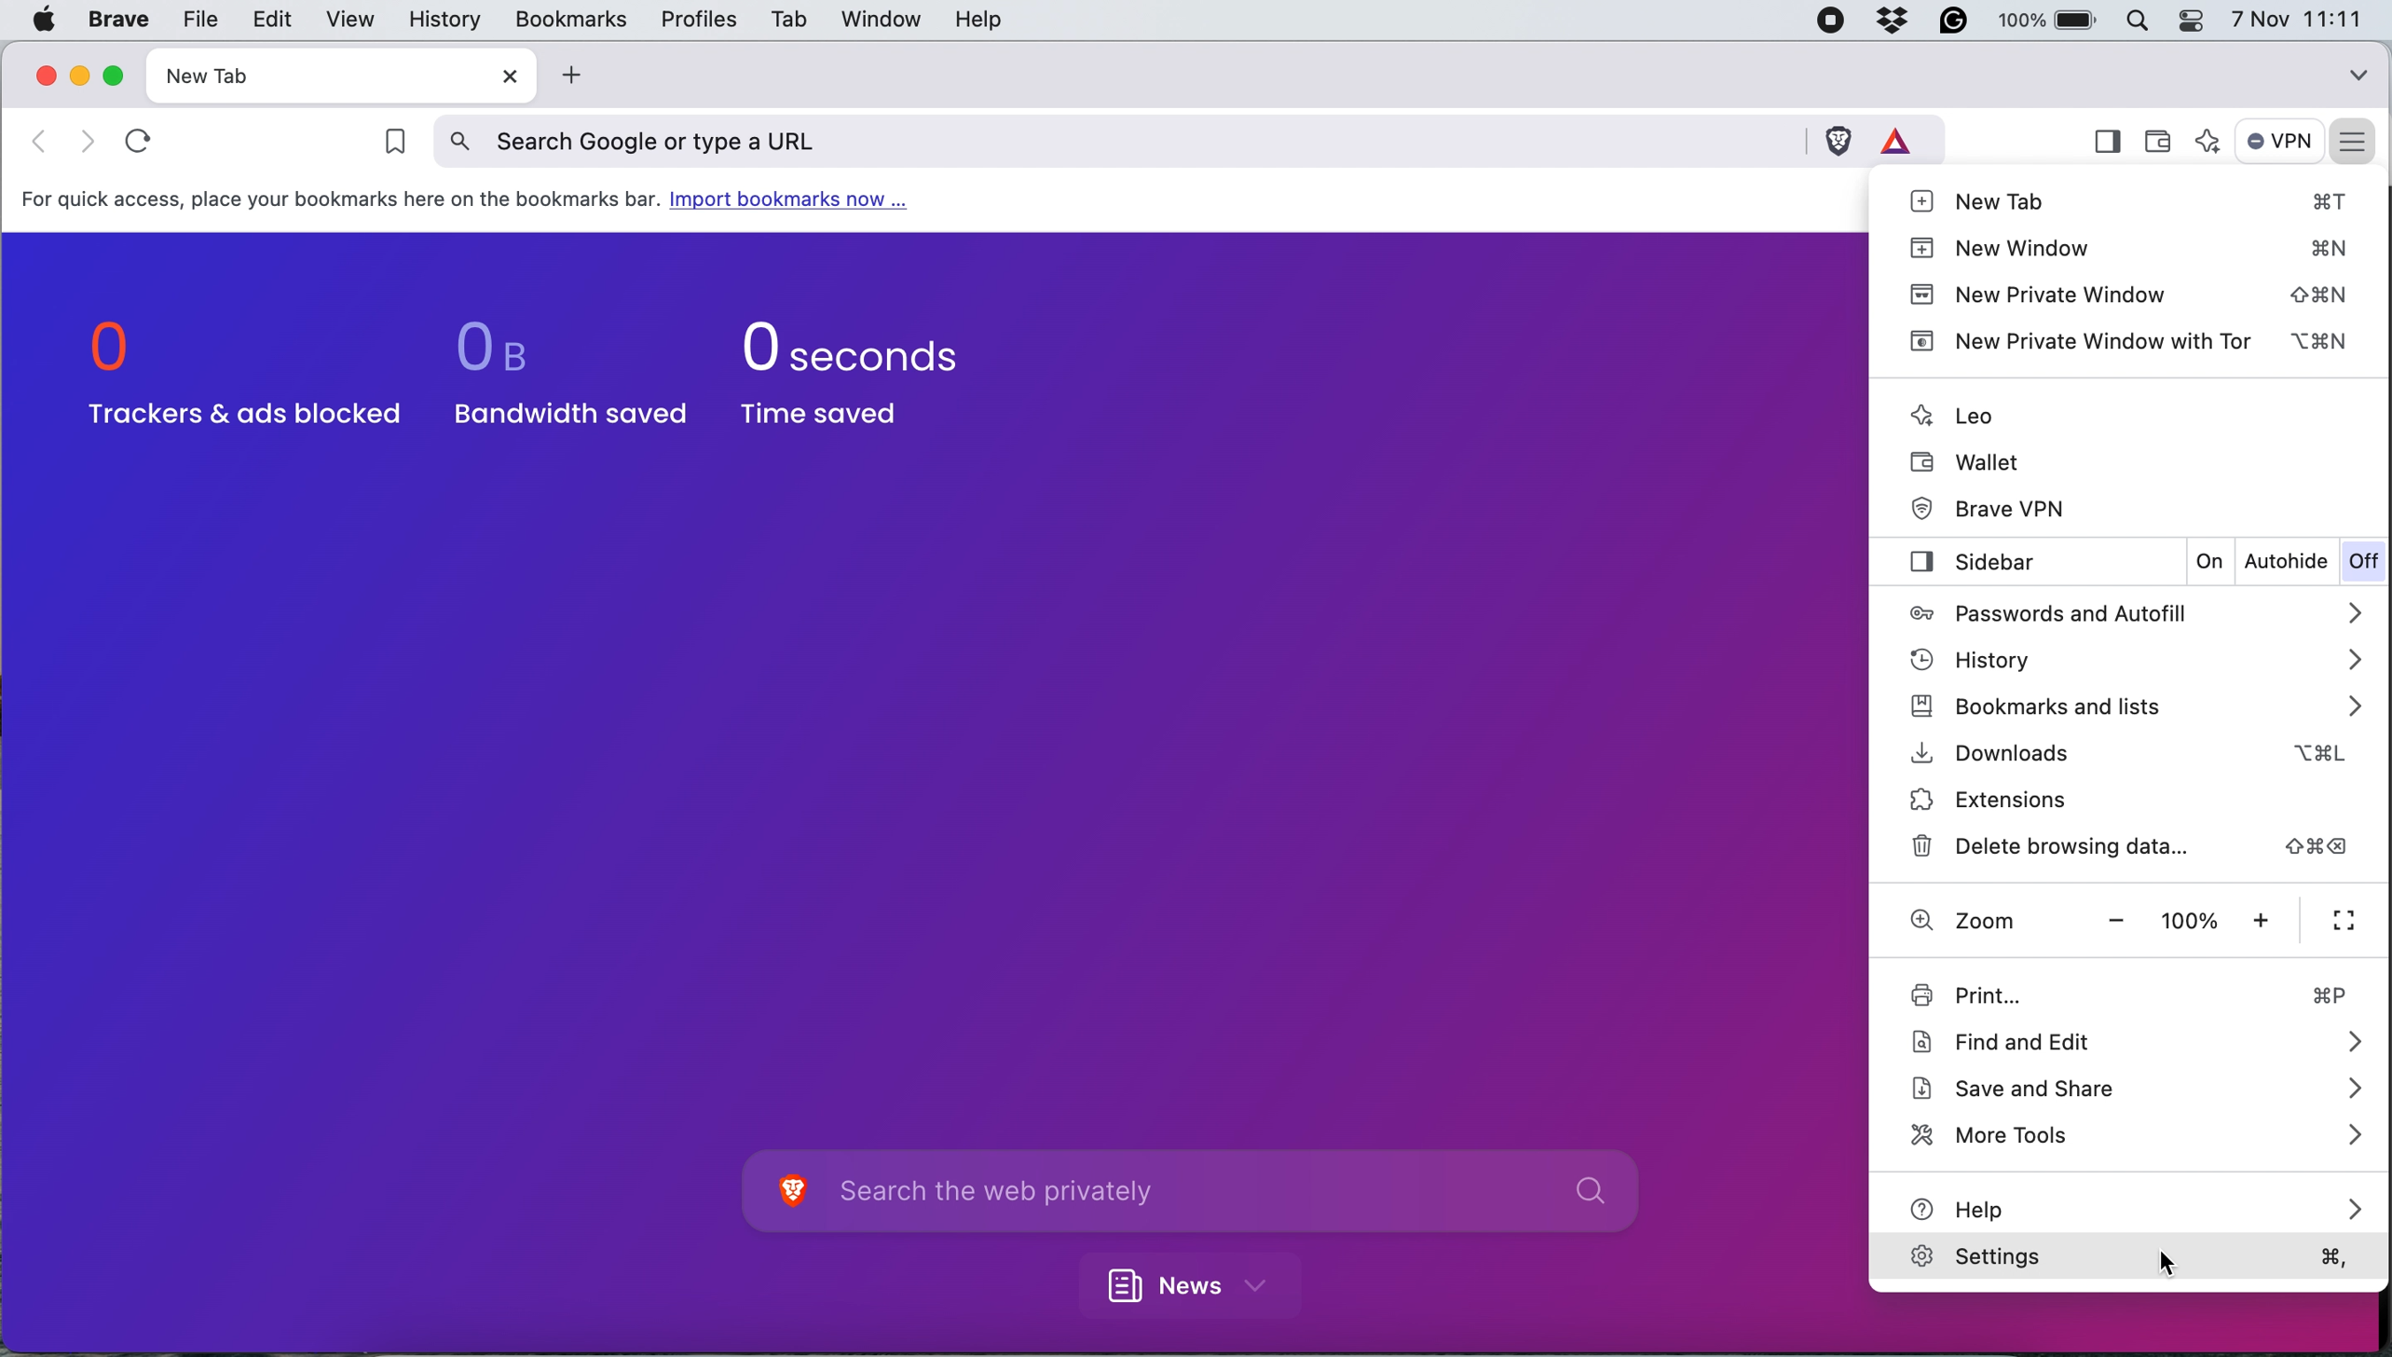 The height and width of the screenshot is (1357, 2392). Describe the element at coordinates (2132, 1264) in the screenshot. I see `settings` at that location.